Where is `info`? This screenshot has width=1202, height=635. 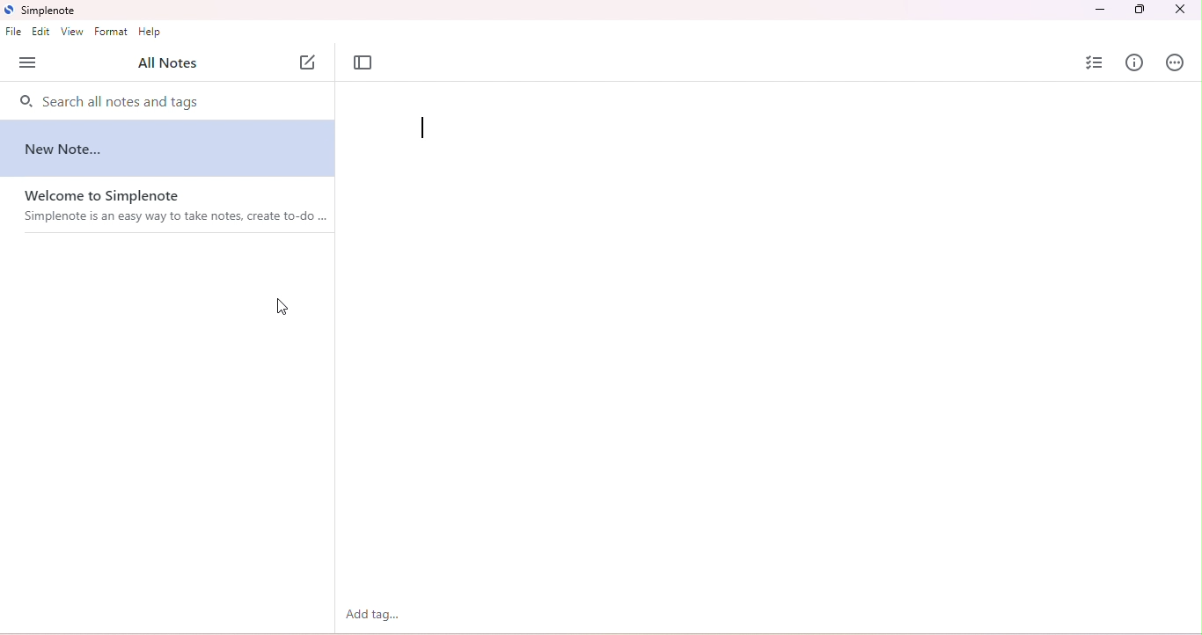 info is located at coordinates (1138, 62).